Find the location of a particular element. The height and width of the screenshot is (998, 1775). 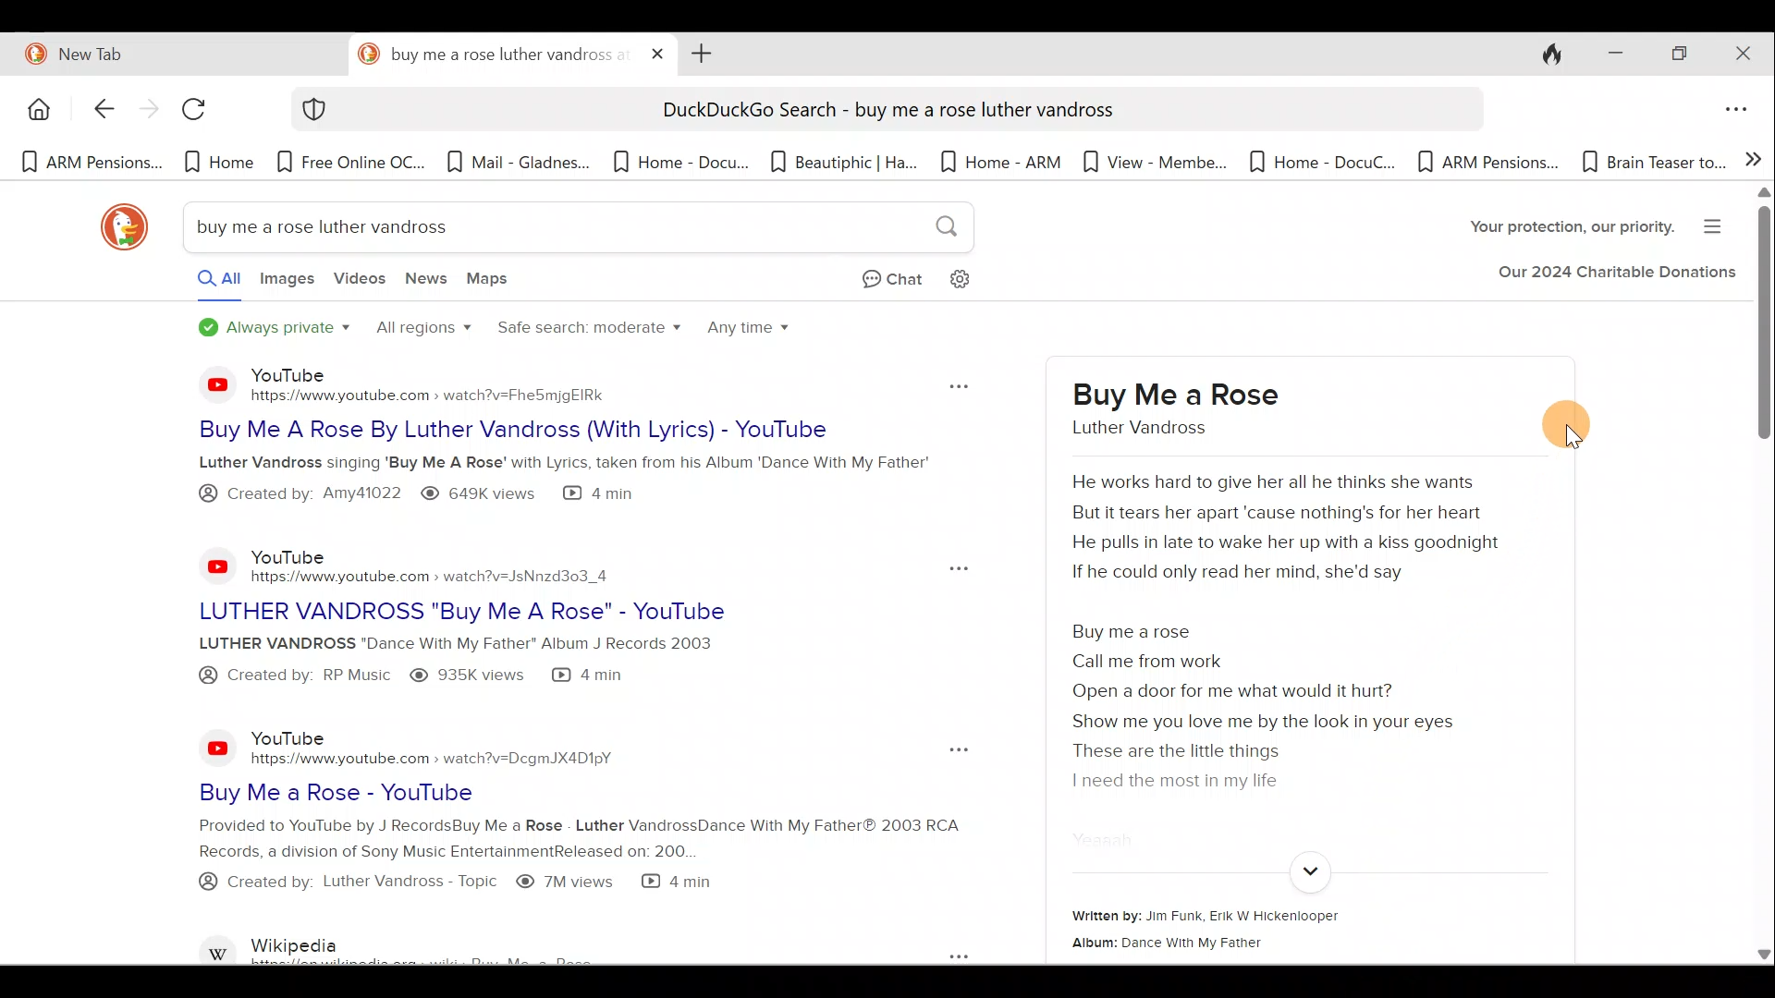

Pop out is located at coordinates (943, 566).